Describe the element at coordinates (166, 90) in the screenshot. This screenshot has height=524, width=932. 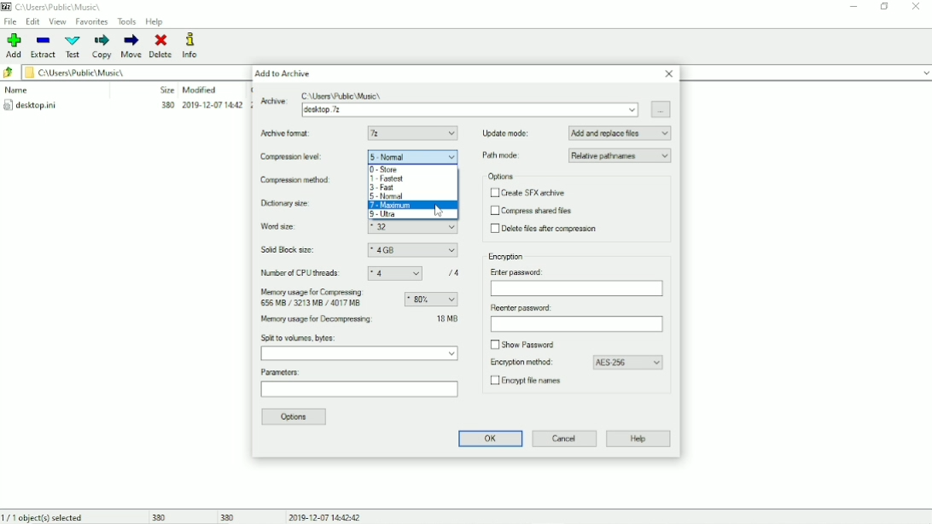
I see `Size` at that location.